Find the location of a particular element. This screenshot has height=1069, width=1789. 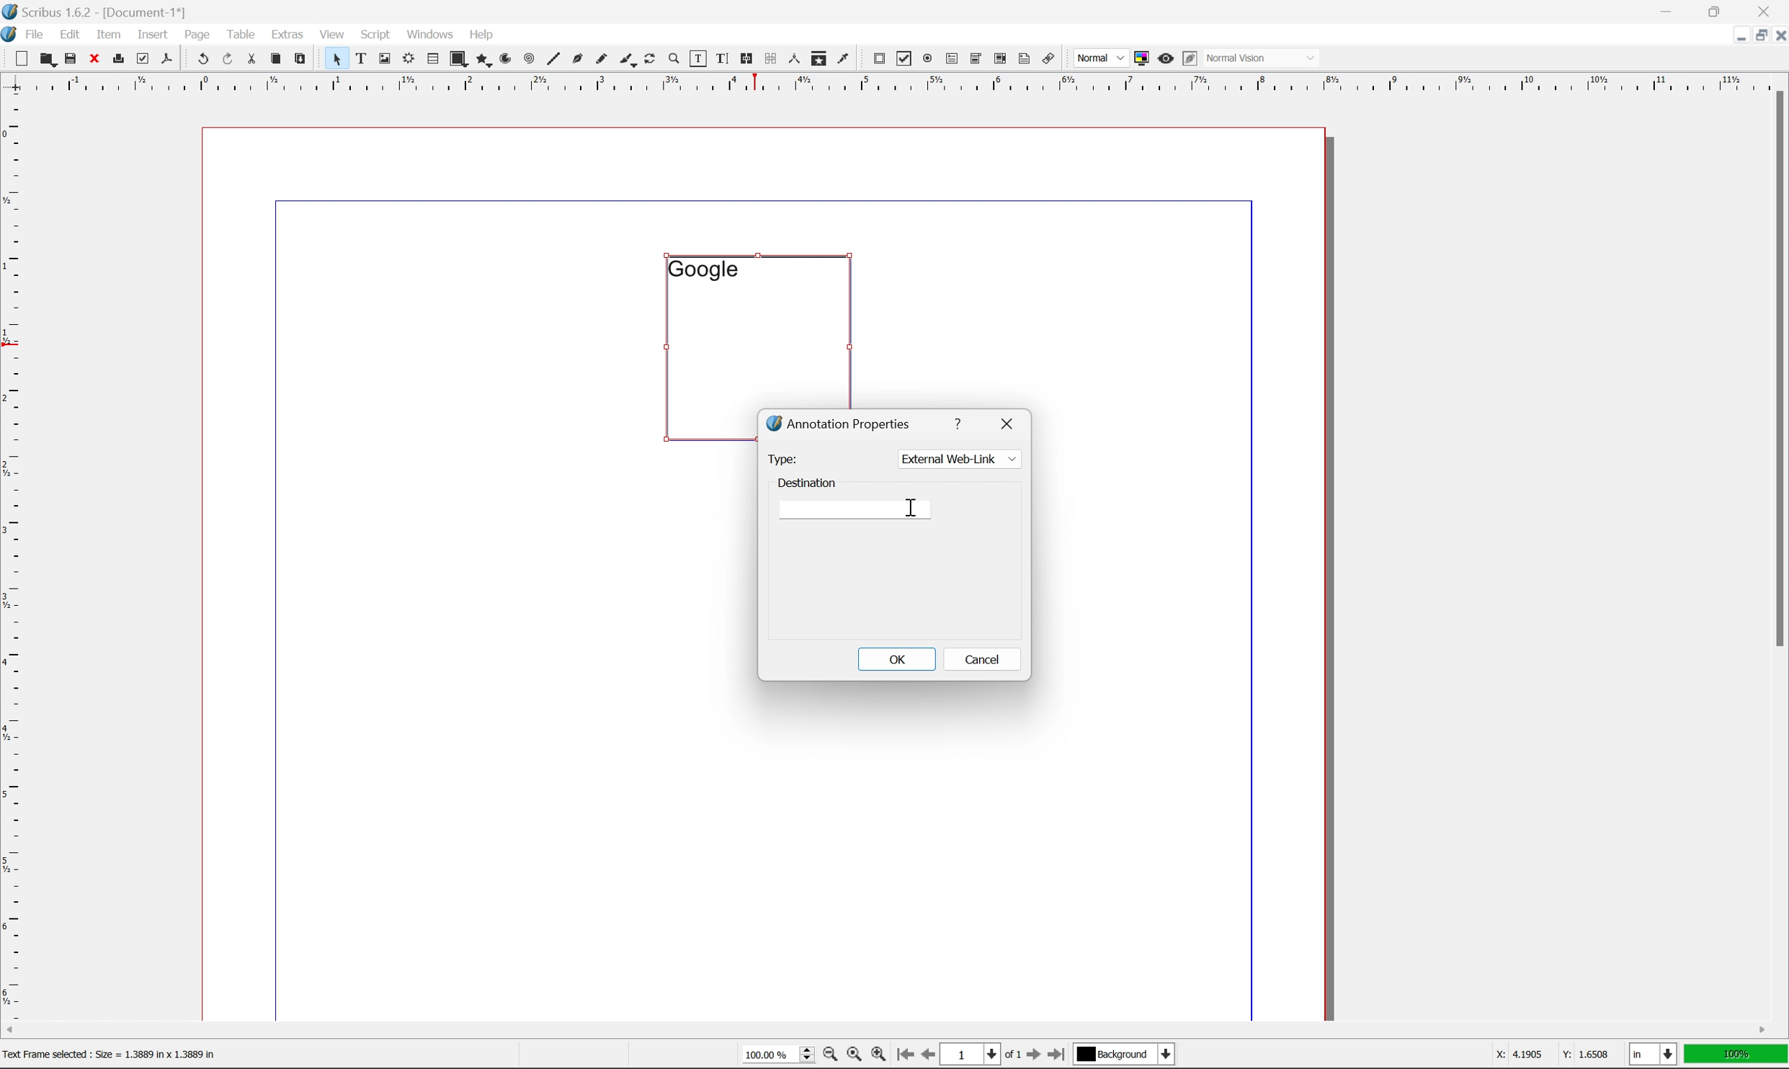

select frame is located at coordinates (336, 61).